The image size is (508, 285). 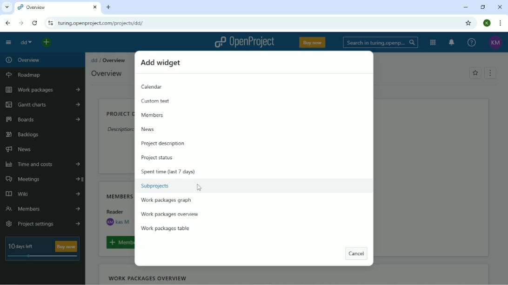 What do you see at coordinates (475, 73) in the screenshot?
I see `Add to favorites` at bounding box center [475, 73].